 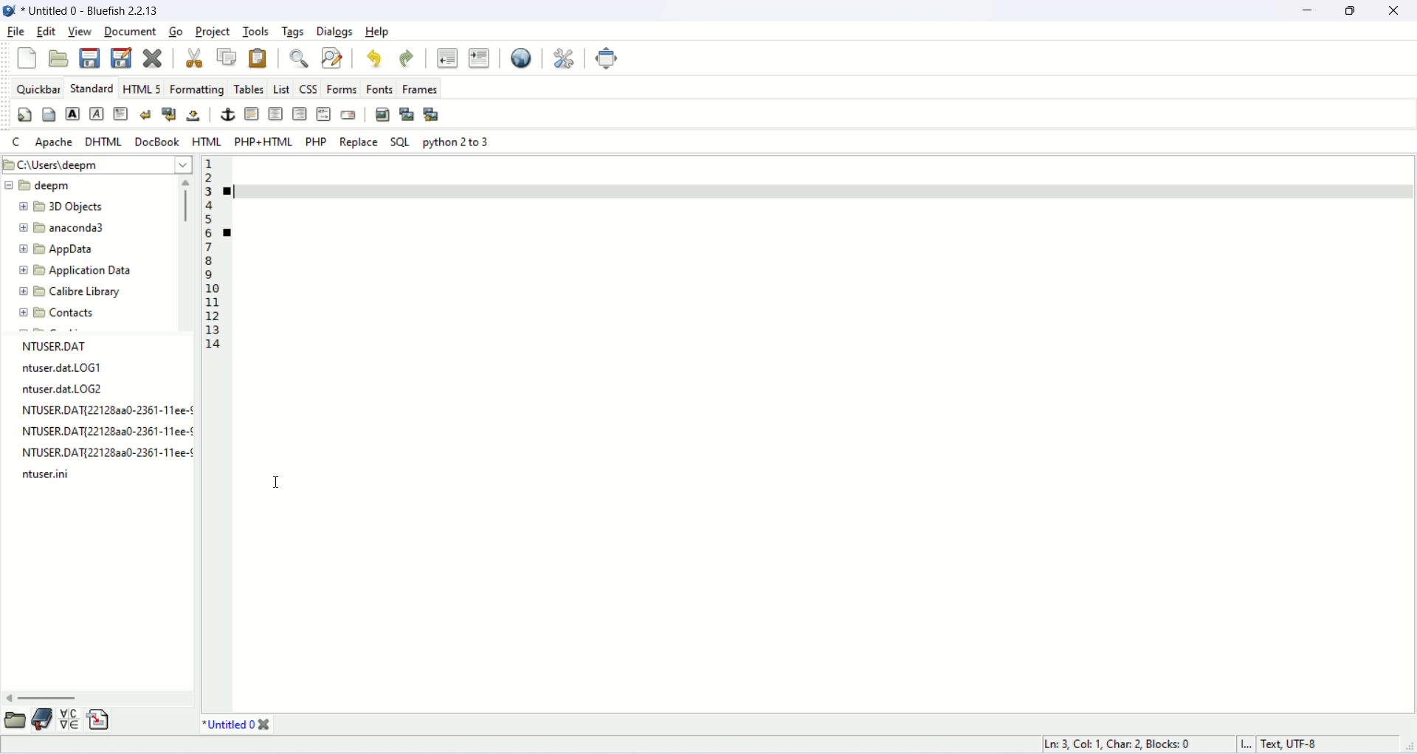 I want to click on help, so click(x=379, y=32).